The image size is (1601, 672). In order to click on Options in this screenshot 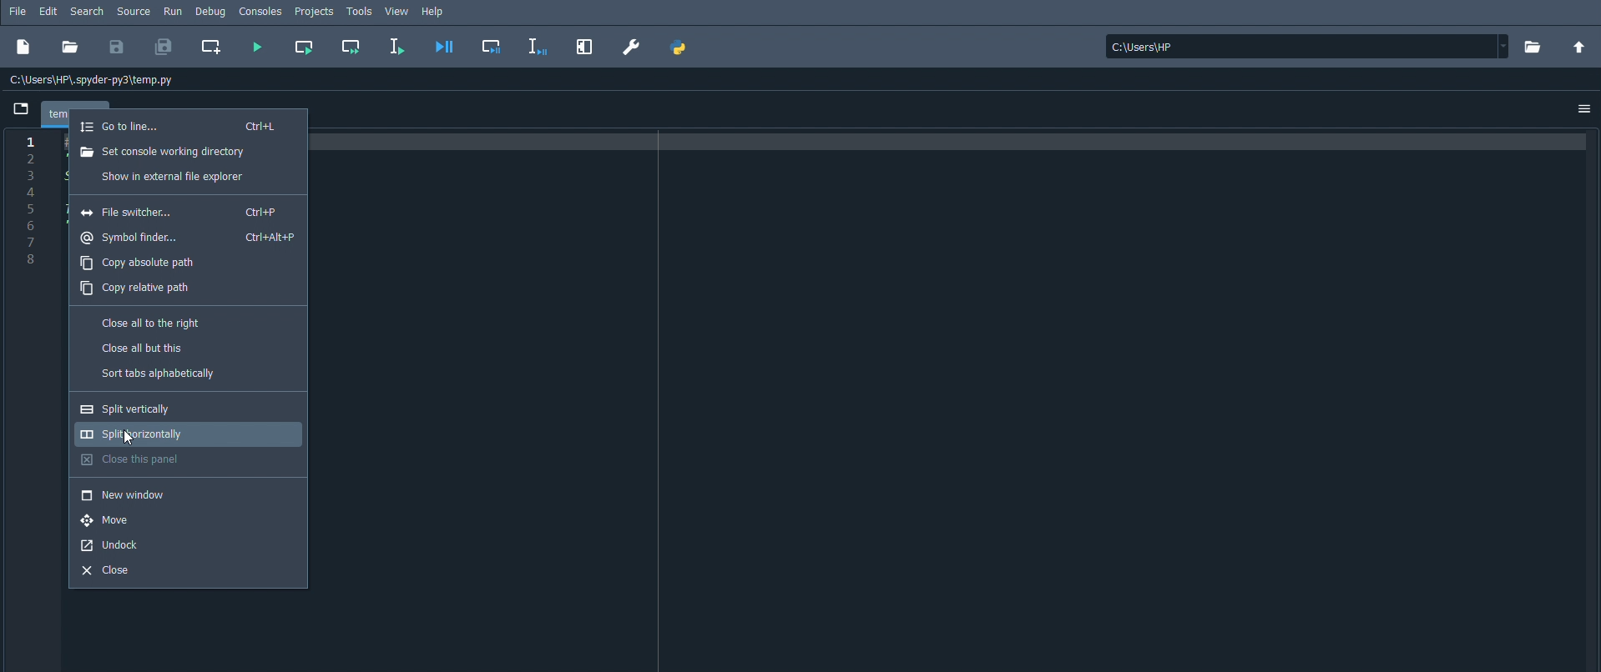, I will do `click(1583, 109)`.